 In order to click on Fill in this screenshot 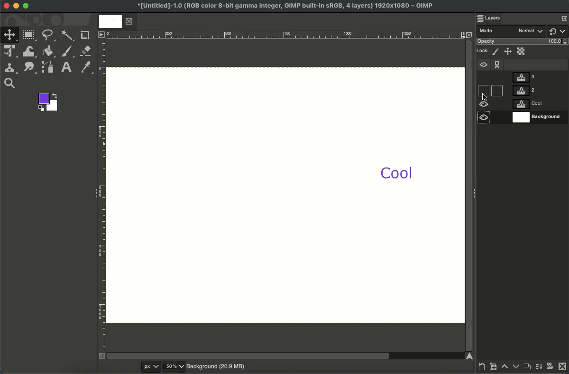, I will do `click(49, 51)`.